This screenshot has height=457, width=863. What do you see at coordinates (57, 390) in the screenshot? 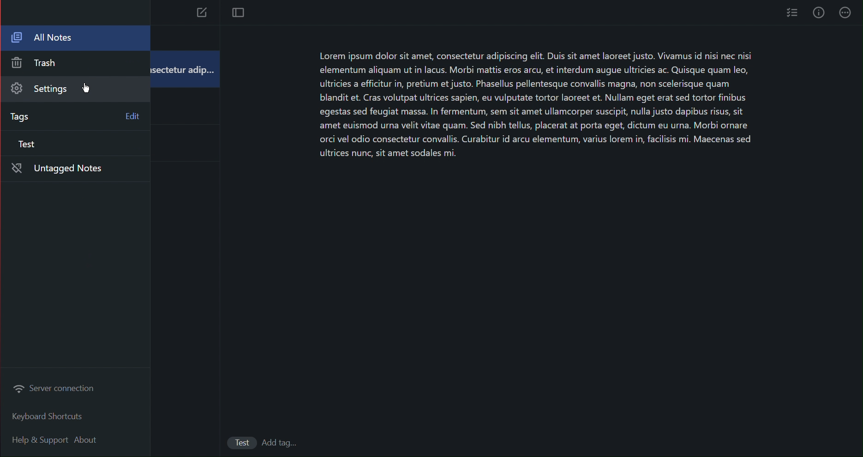
I see `Server connnection` at bounding box center [57, 390].